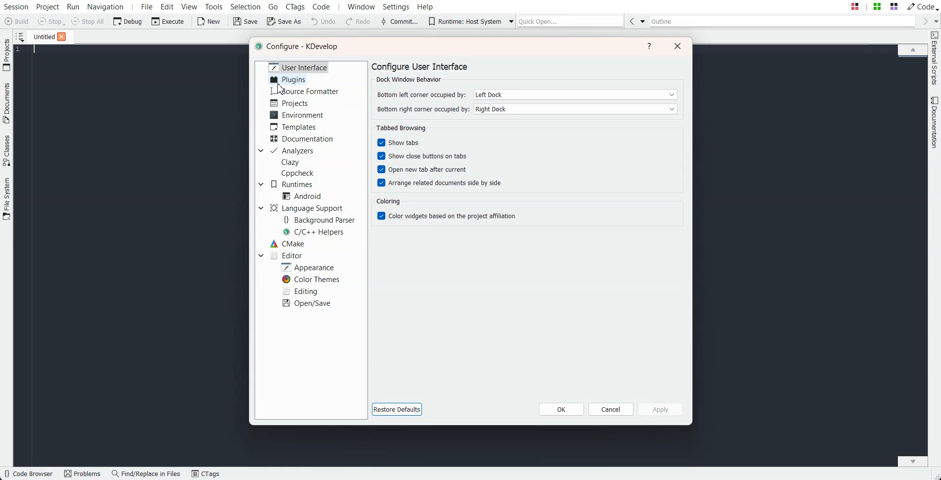 Image resolution: width=941 pixels, height=480 pixels. What do you see at coordinates (308, 303) in the screenshot?
I see `Open/Save` at bounding box center [308, 303].